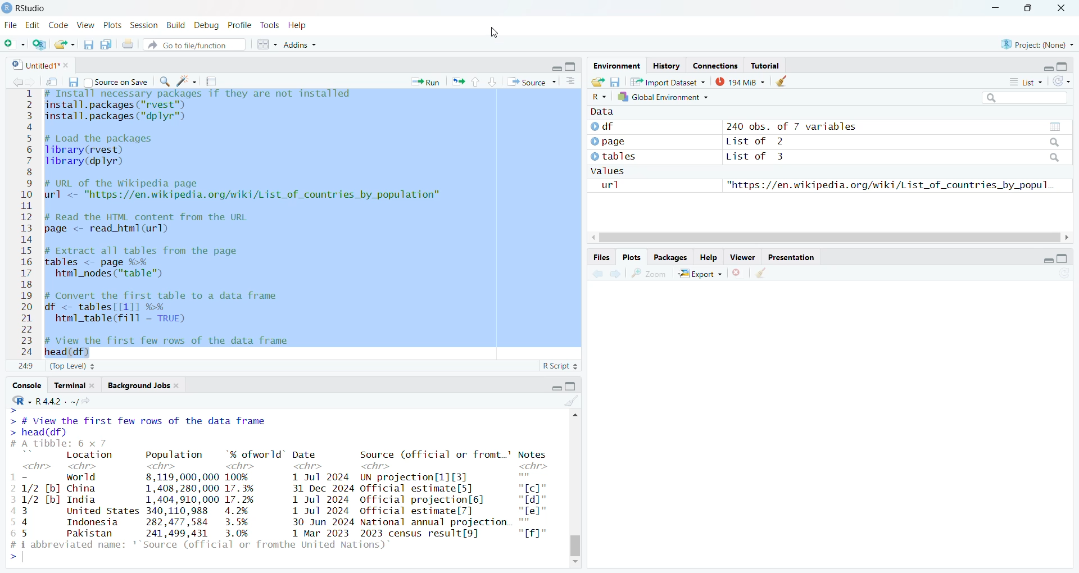  I want to click on list menu, so click(1025, 82).